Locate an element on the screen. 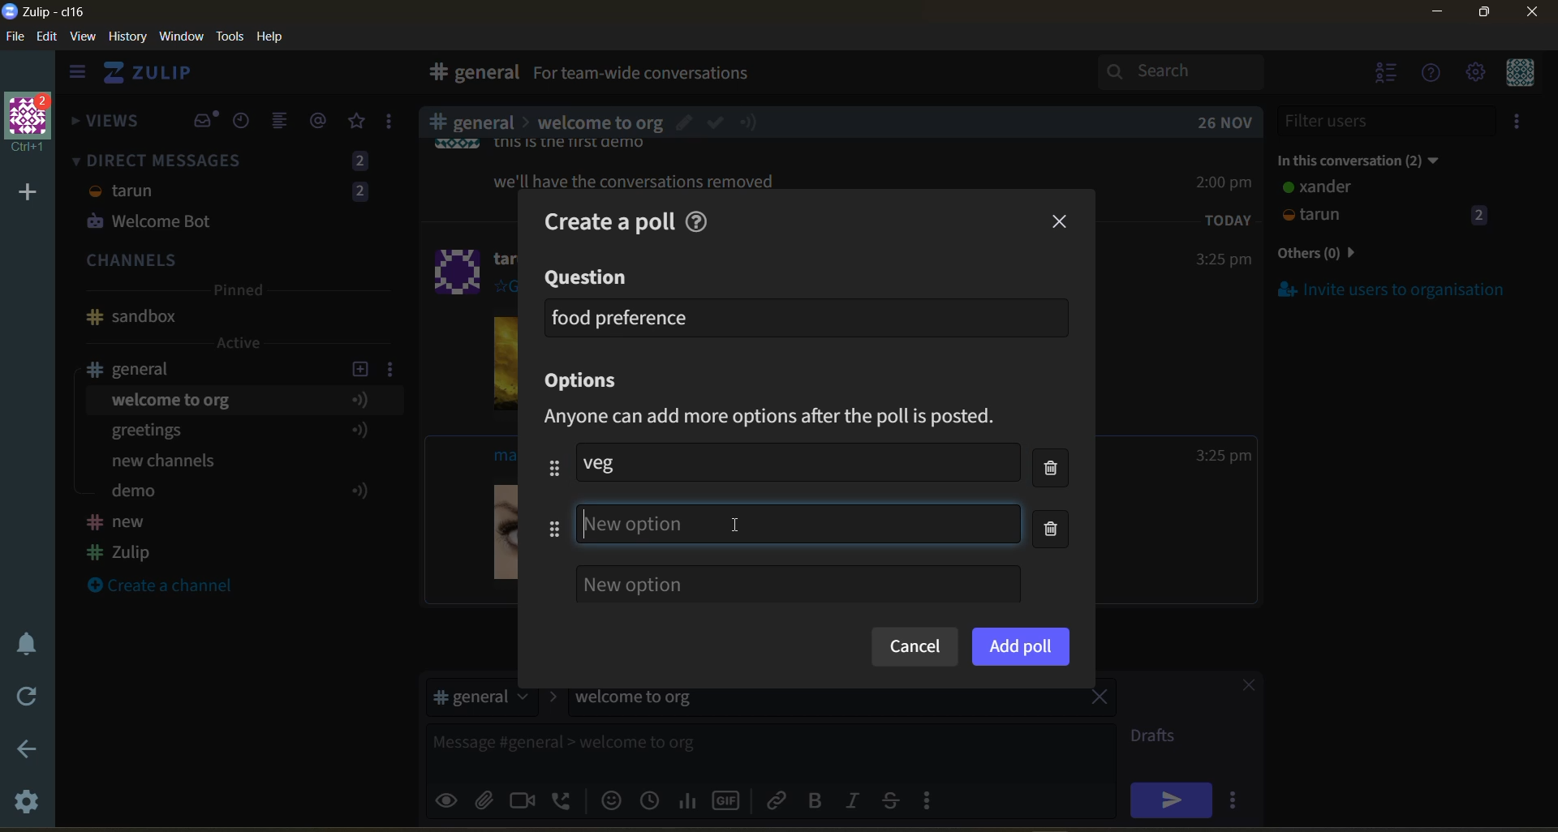 This screenshot has height=832, width=1558. enable do not disturb is located at coordinates (23, 641).